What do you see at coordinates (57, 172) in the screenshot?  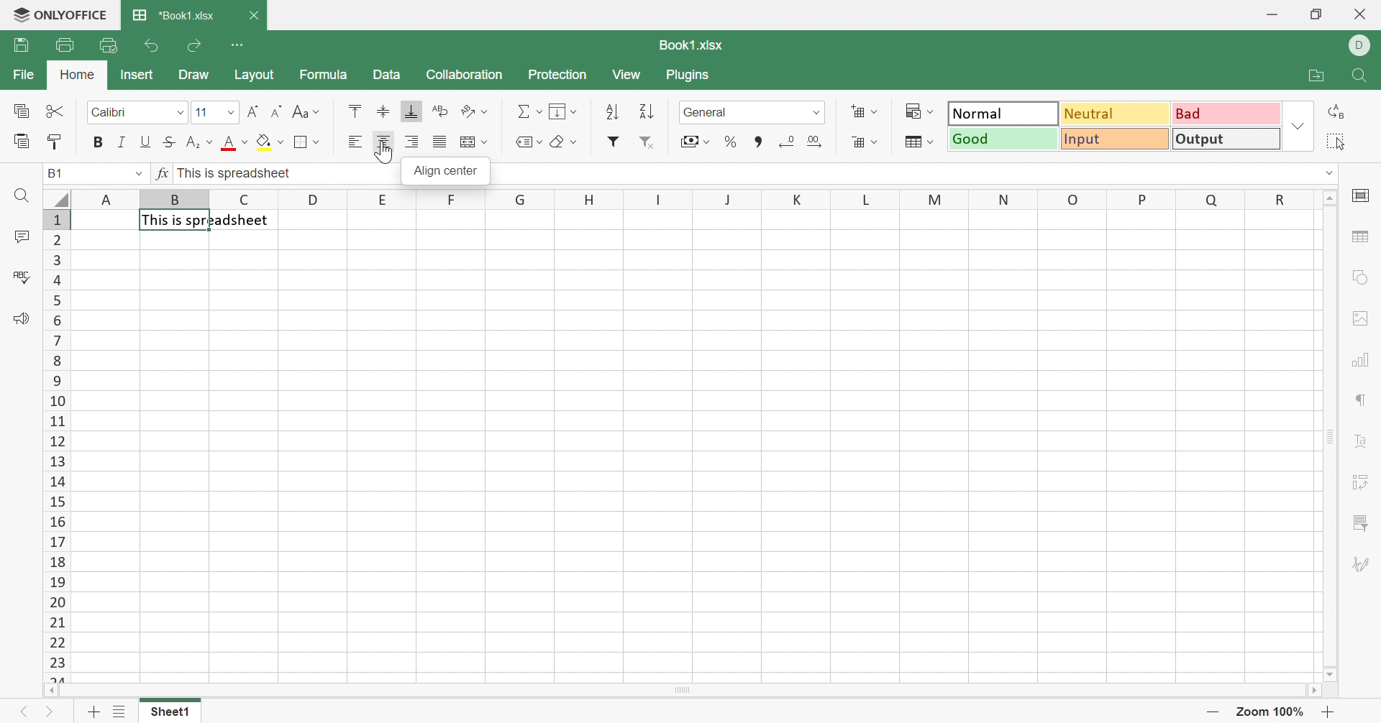 I see `A1` at bounding box center [57, 172].